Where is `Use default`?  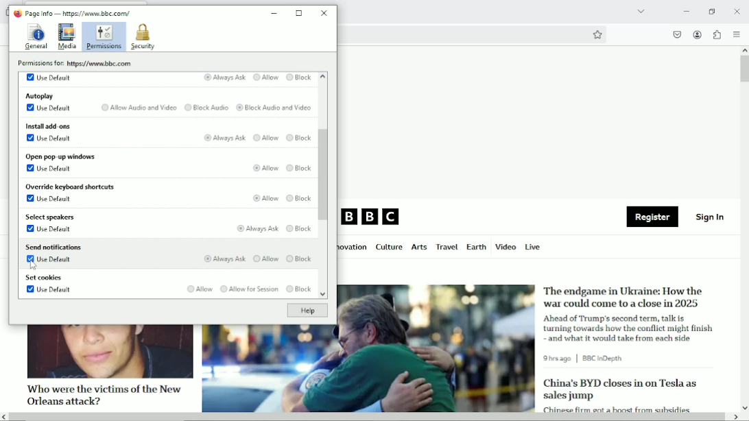
Use default is located at coordinates (49, 168).